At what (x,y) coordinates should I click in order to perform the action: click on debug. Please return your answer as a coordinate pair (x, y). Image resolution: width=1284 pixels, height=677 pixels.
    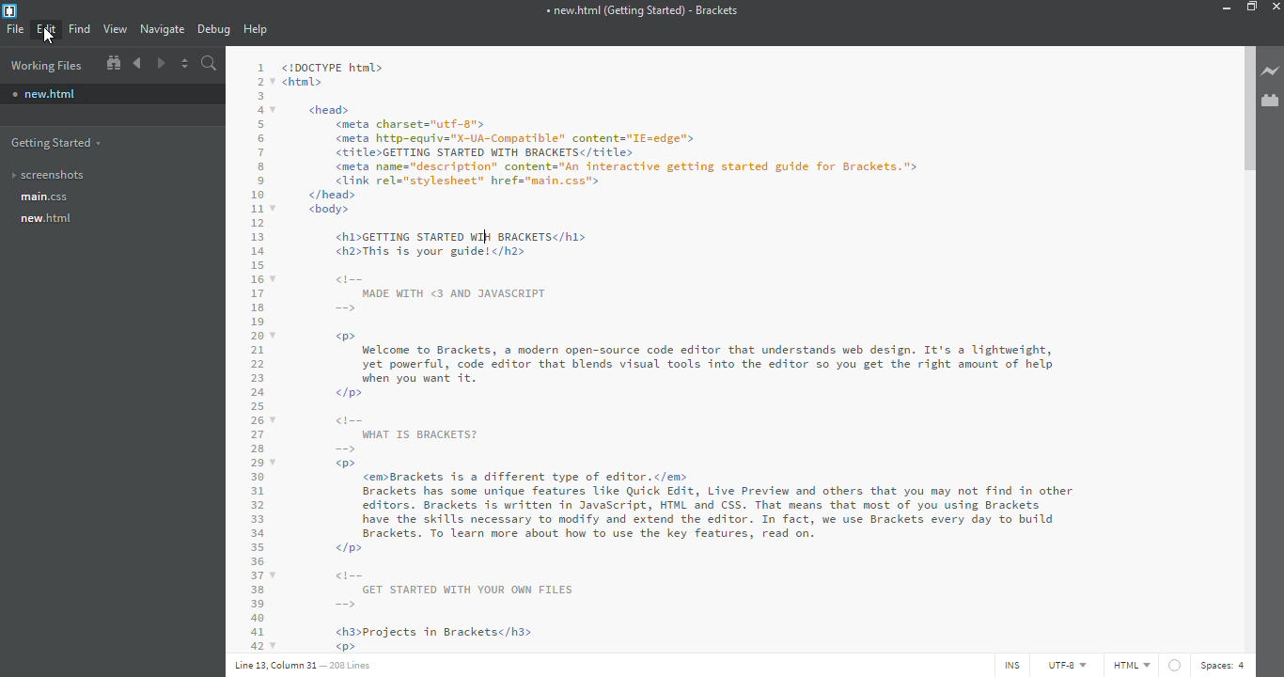
    Looking at the image, I should click on (213, 29).